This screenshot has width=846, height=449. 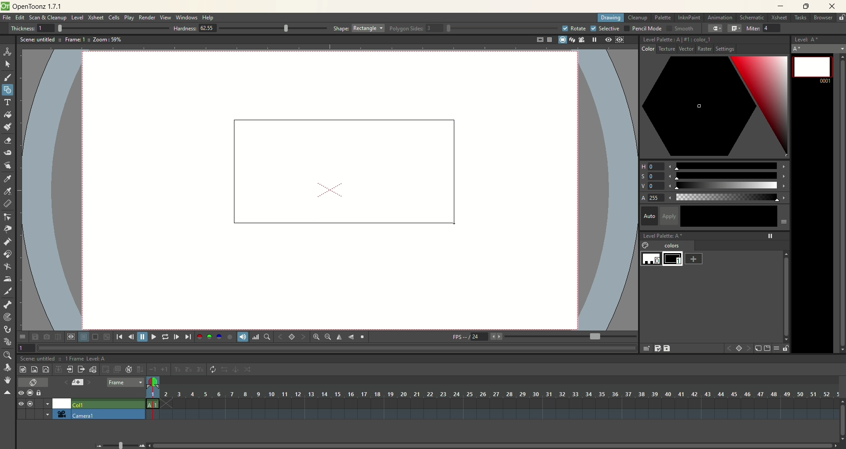 What do you see at coordinates (841, 427) in the screenshot?
I see `vertical scrollbar` at bounding box center [841, 427].